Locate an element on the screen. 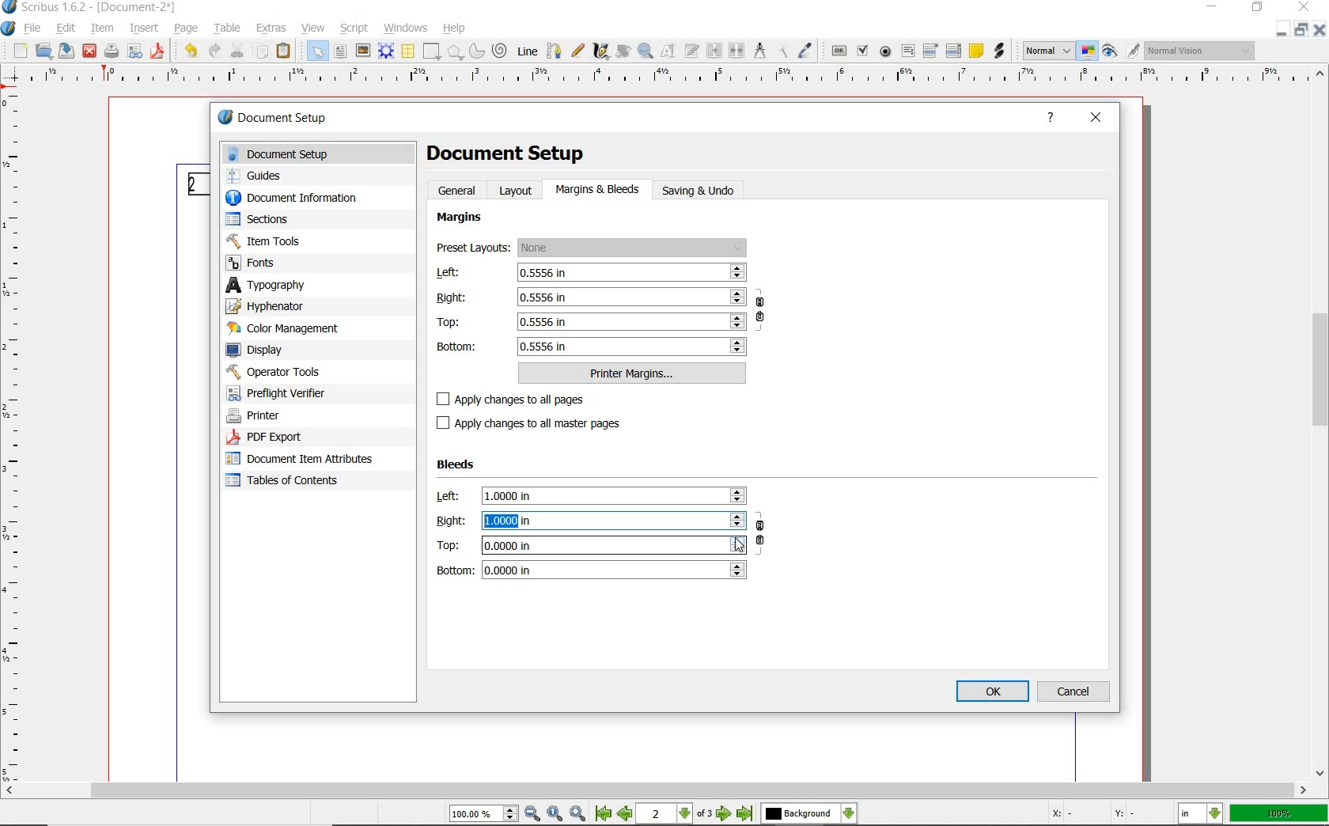  guides is located at coordinates (260, 177).